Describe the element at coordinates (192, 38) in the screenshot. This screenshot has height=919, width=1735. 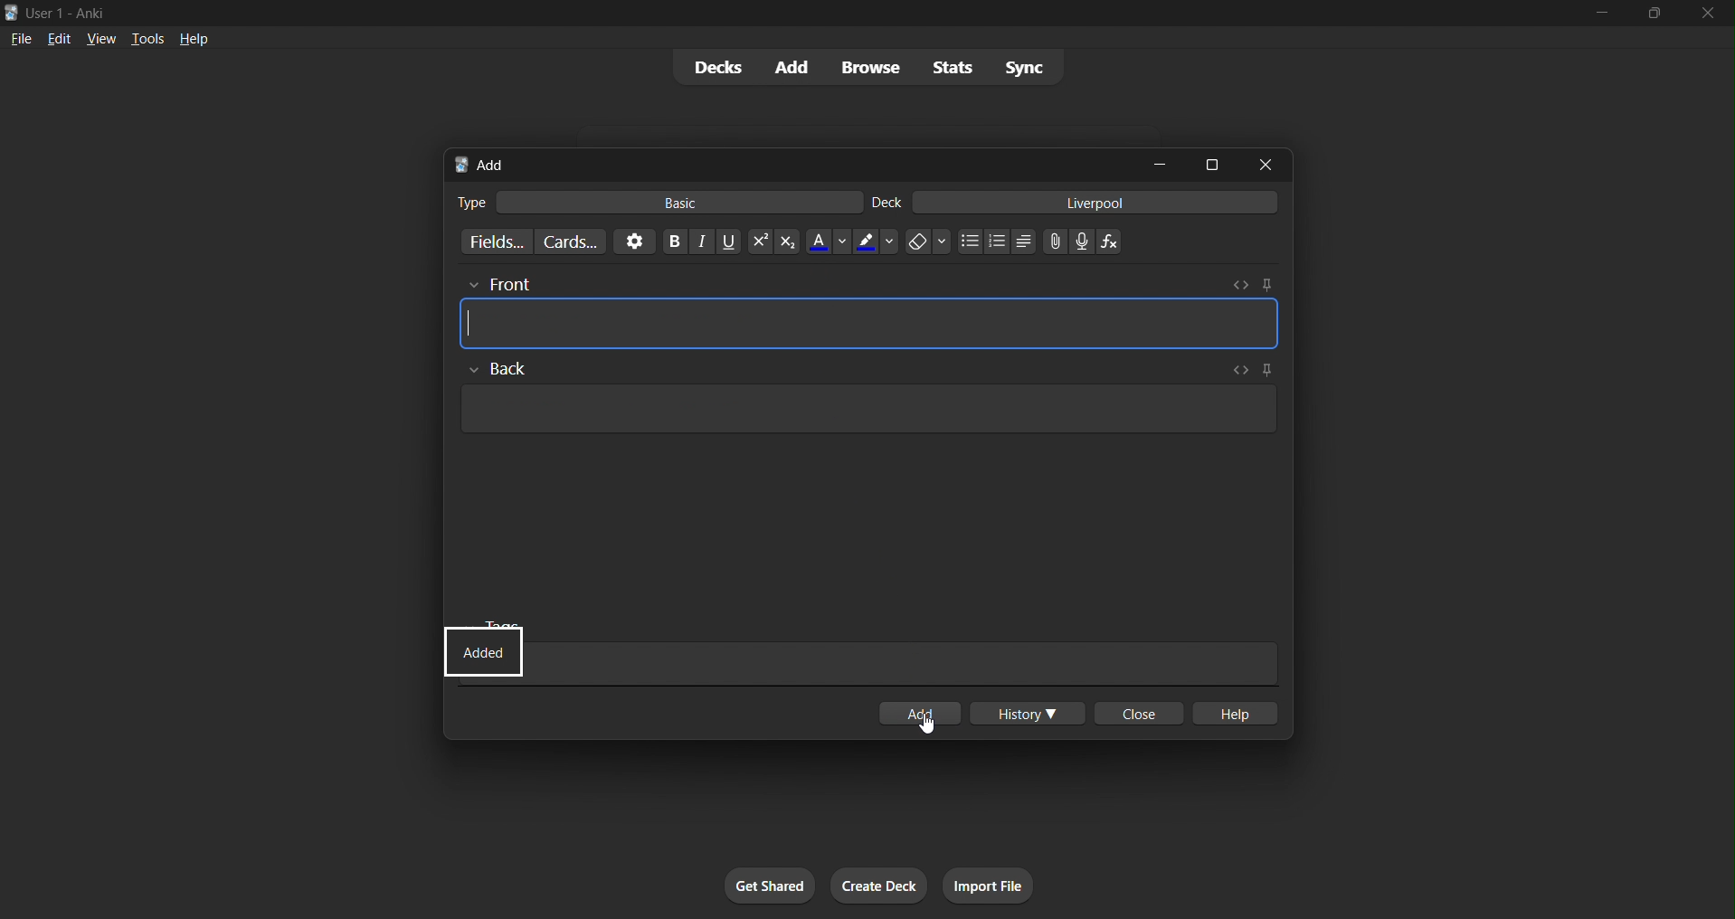
I see `help` at that location.